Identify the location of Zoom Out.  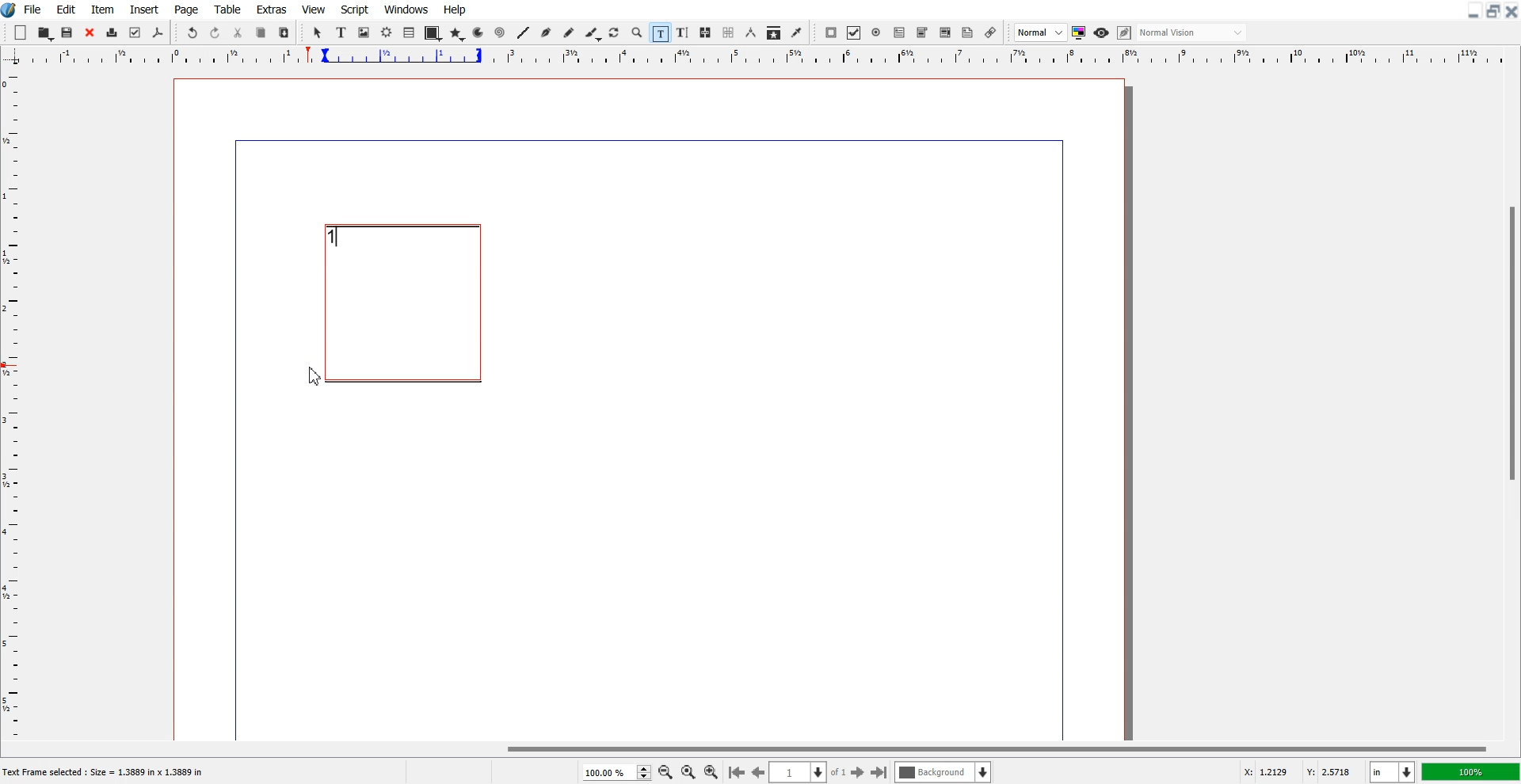
(666, 773).